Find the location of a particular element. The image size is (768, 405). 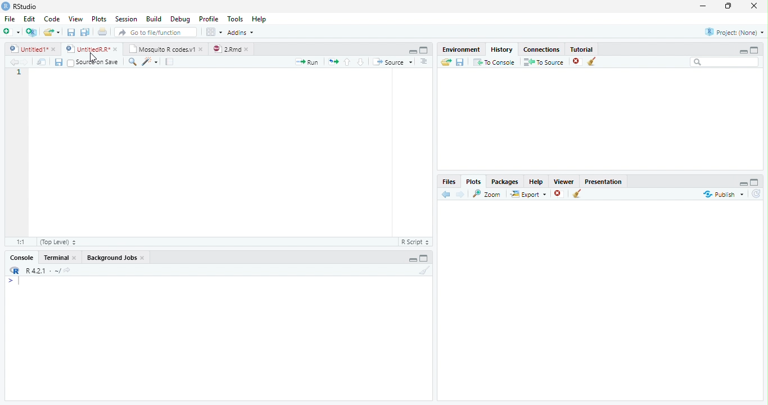

Source is located at coordinates (392, 62).